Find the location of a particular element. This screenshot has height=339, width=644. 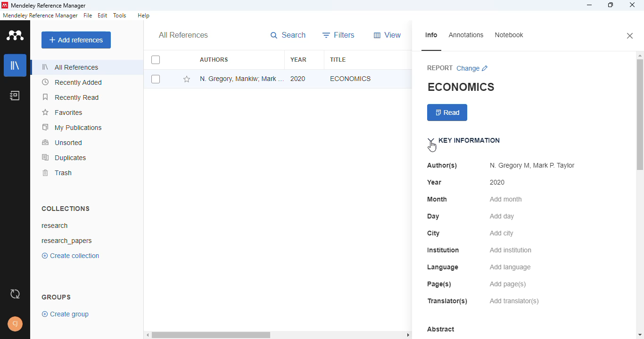

recently added is located at coordinates (71, 82).